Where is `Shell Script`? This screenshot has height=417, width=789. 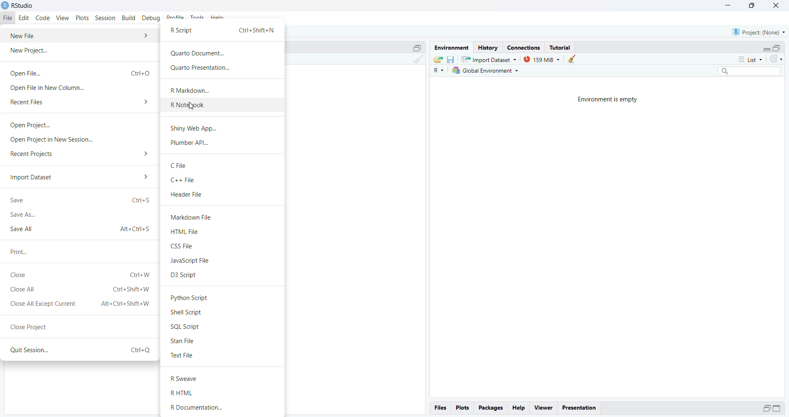
Shell Script is located at coordinates (188, 313).